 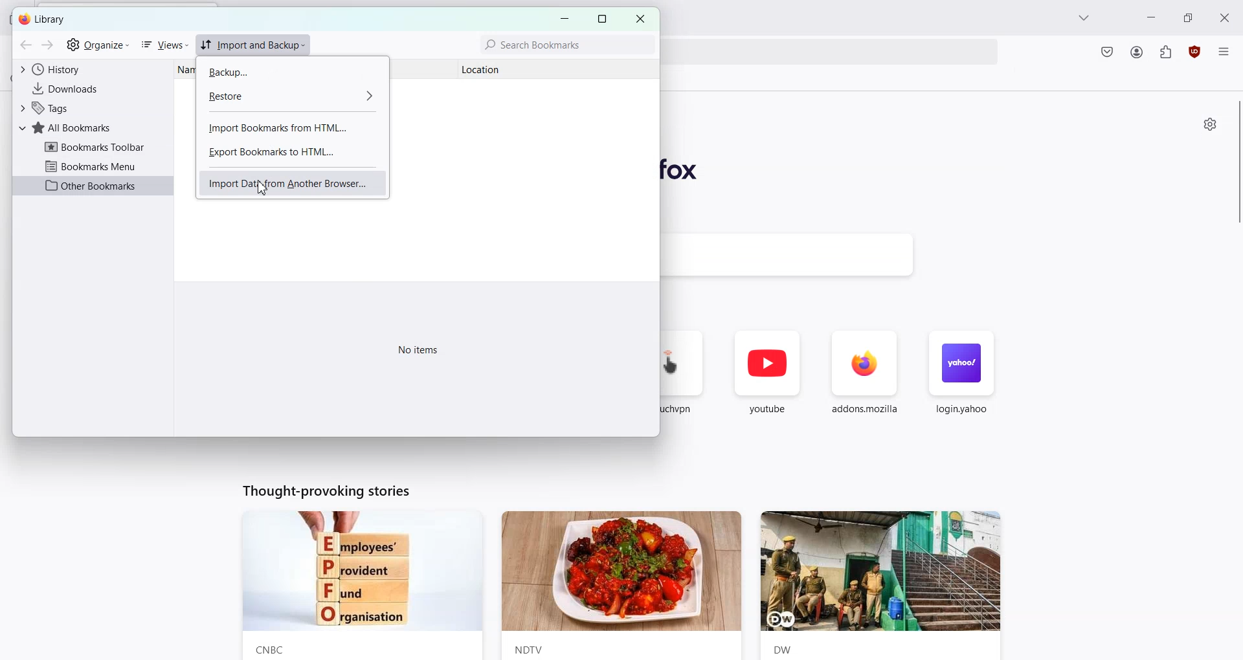 I want to click on Import Bookmarks from HTML, so click(x=290, y=128).